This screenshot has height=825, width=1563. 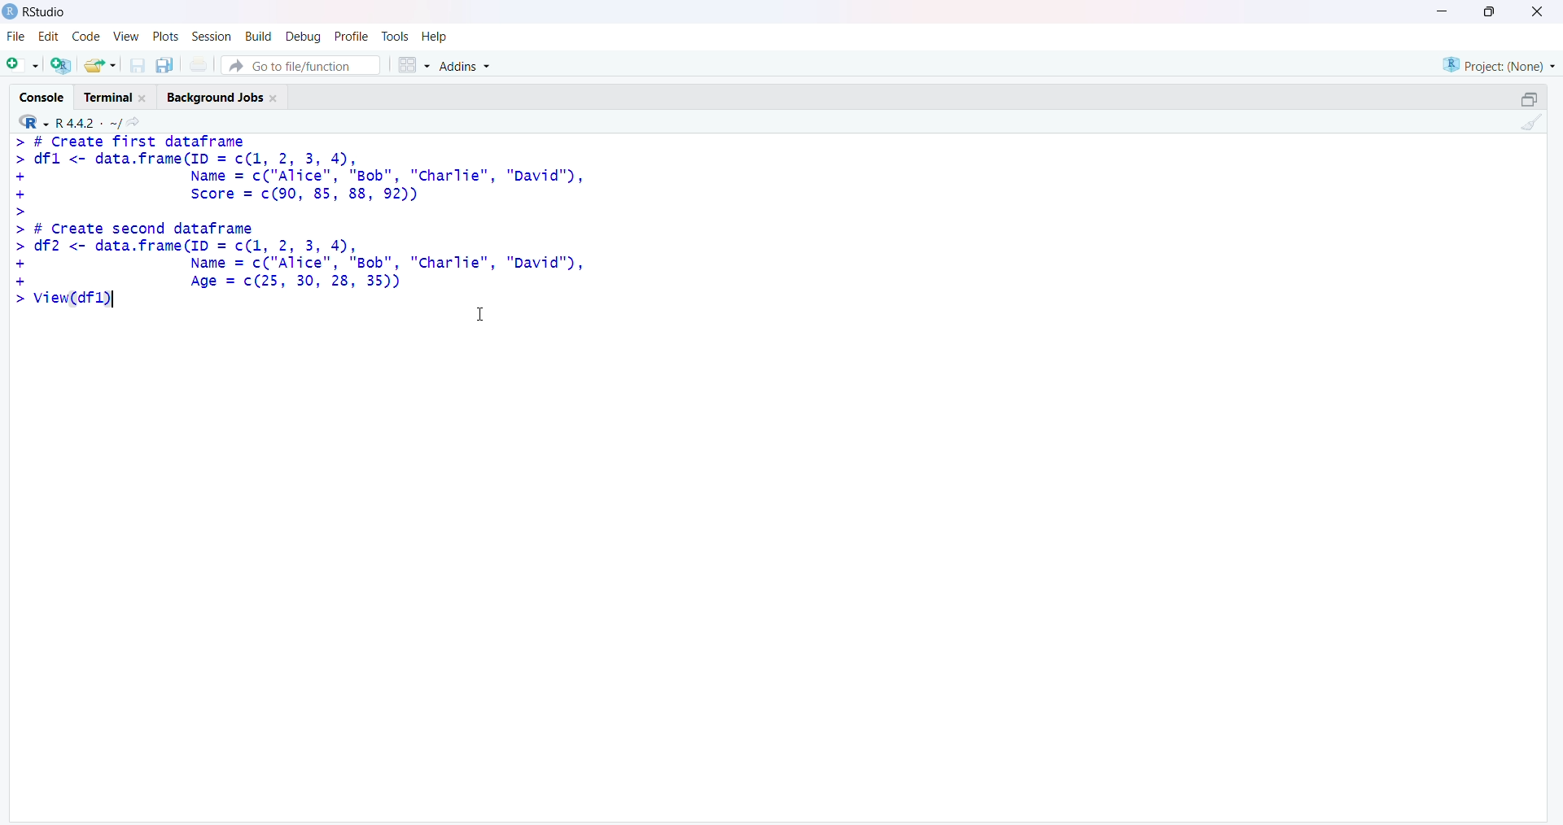 I want to click on R 4.4.2  ~/, so click(x=88, y=123).